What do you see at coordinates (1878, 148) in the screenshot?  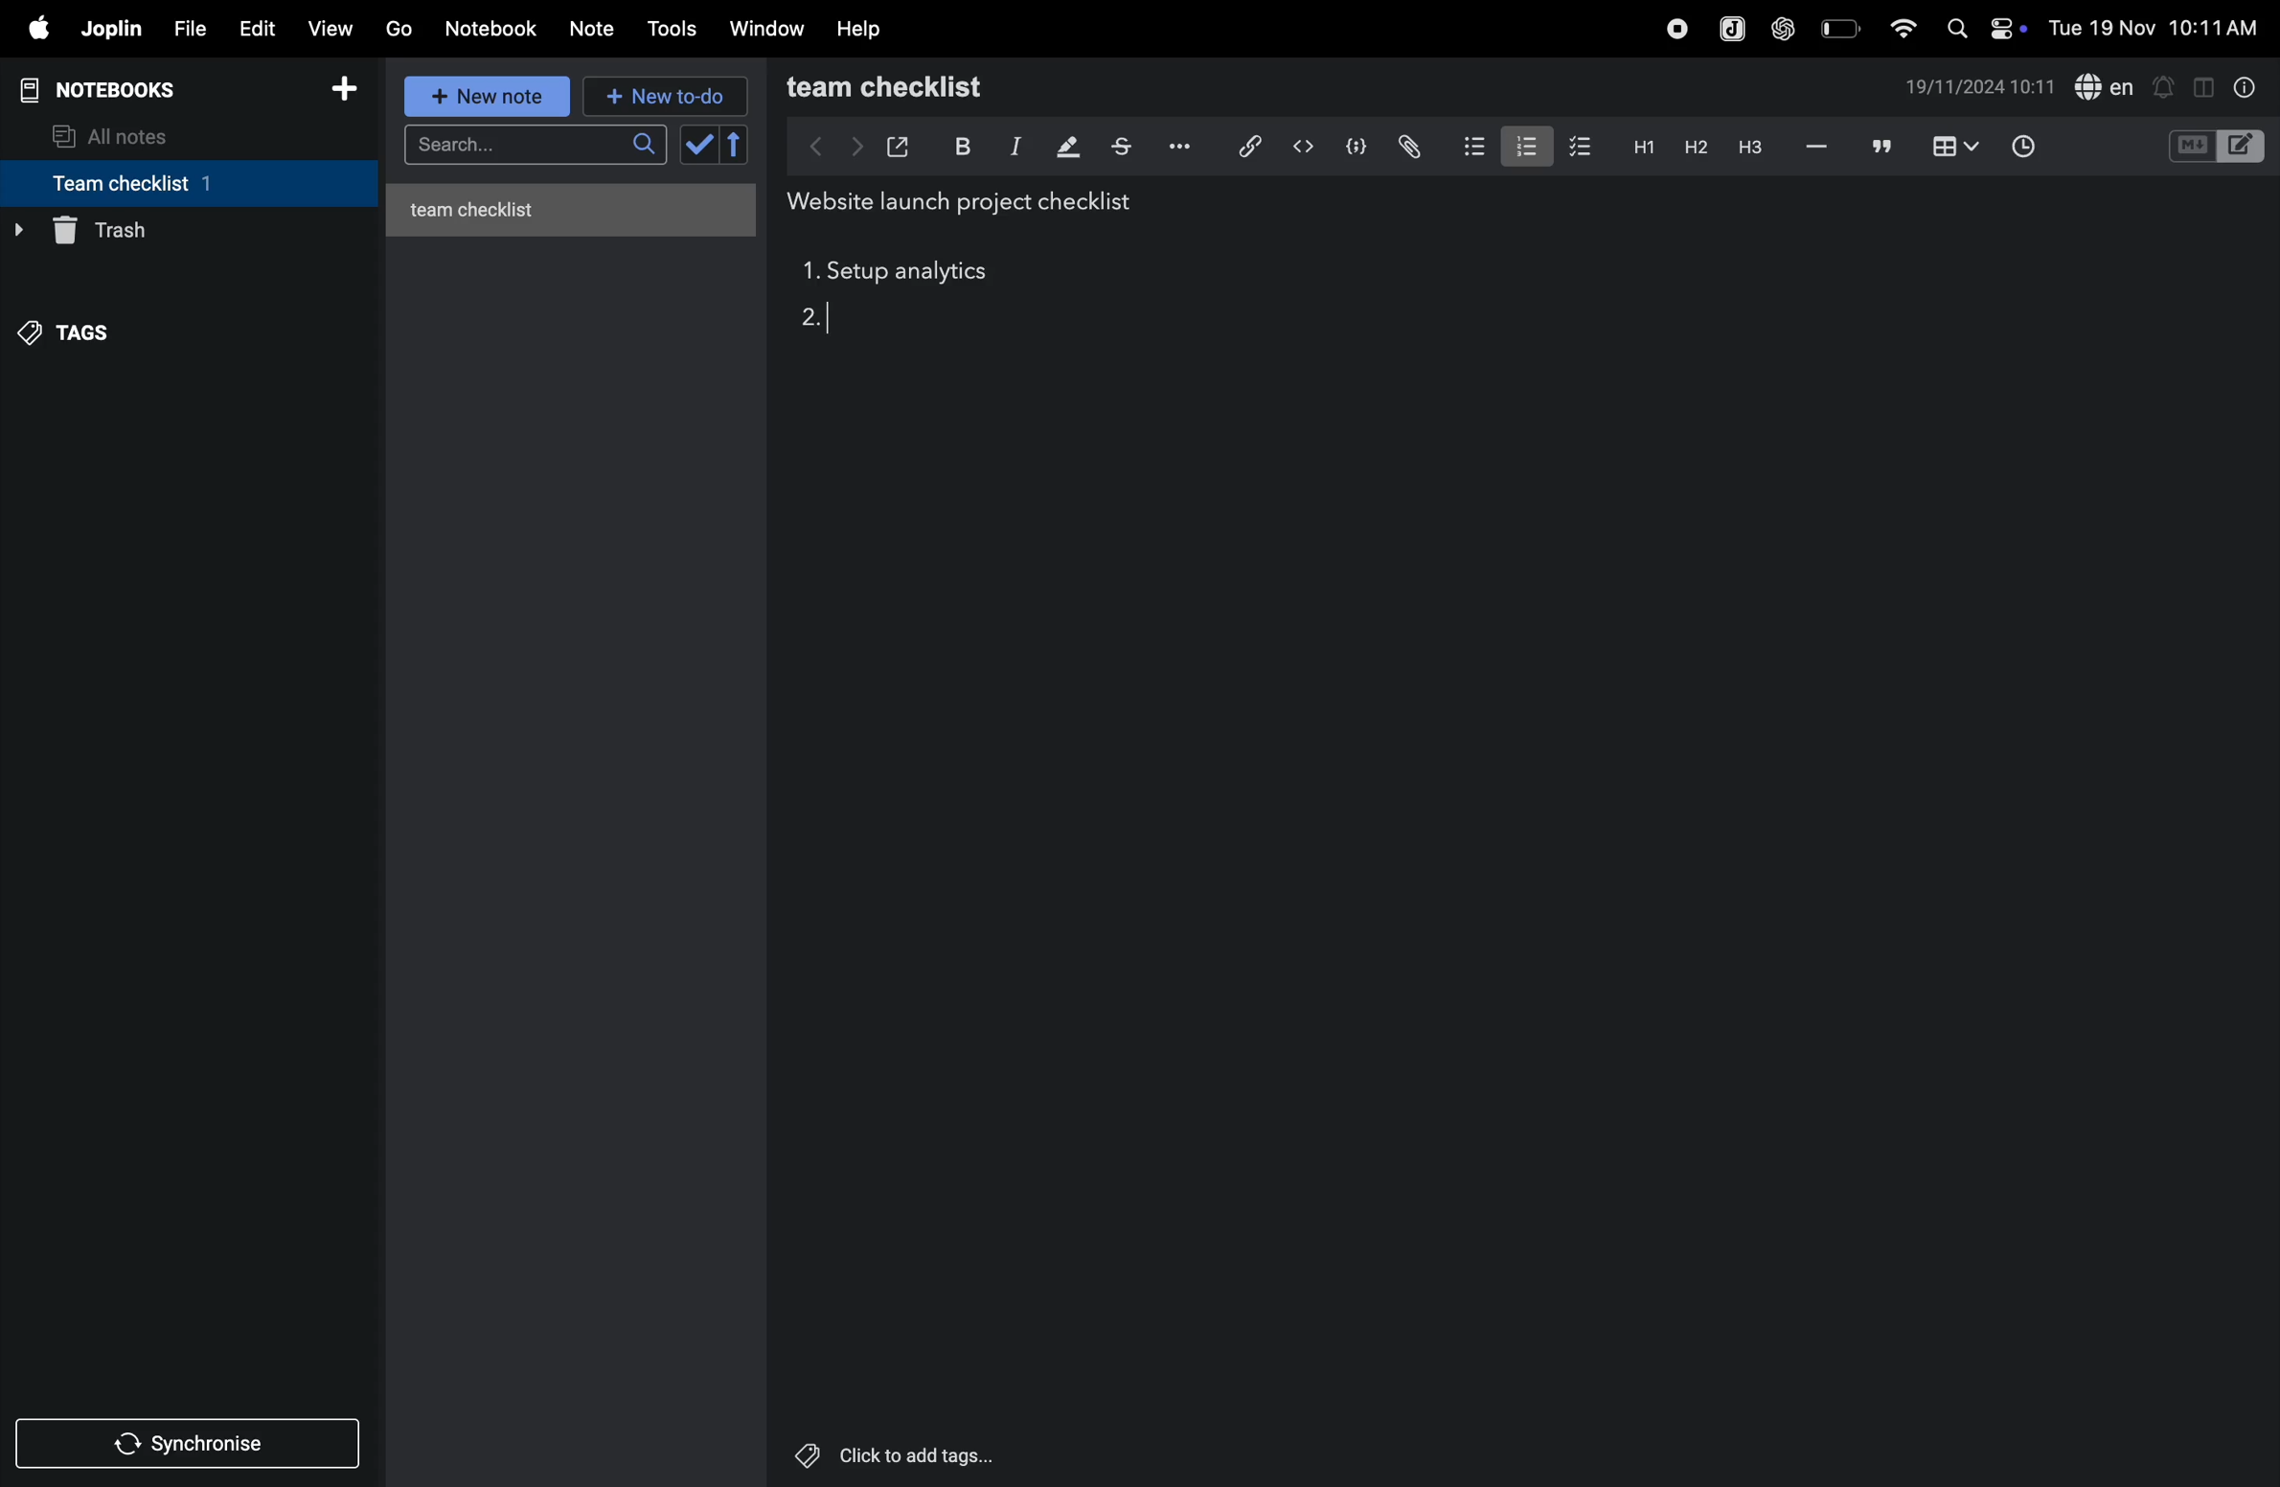 I see `comments` at bounding box center [1878, 148].